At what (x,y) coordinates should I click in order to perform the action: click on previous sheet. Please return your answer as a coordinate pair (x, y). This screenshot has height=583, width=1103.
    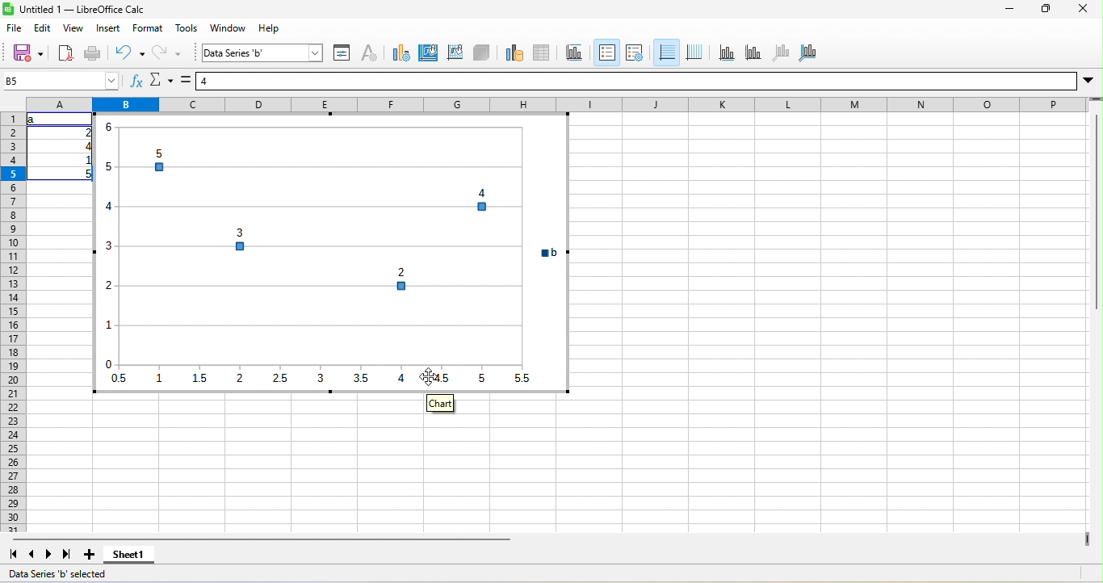
    Looking at the image, I should click on (32, 554).